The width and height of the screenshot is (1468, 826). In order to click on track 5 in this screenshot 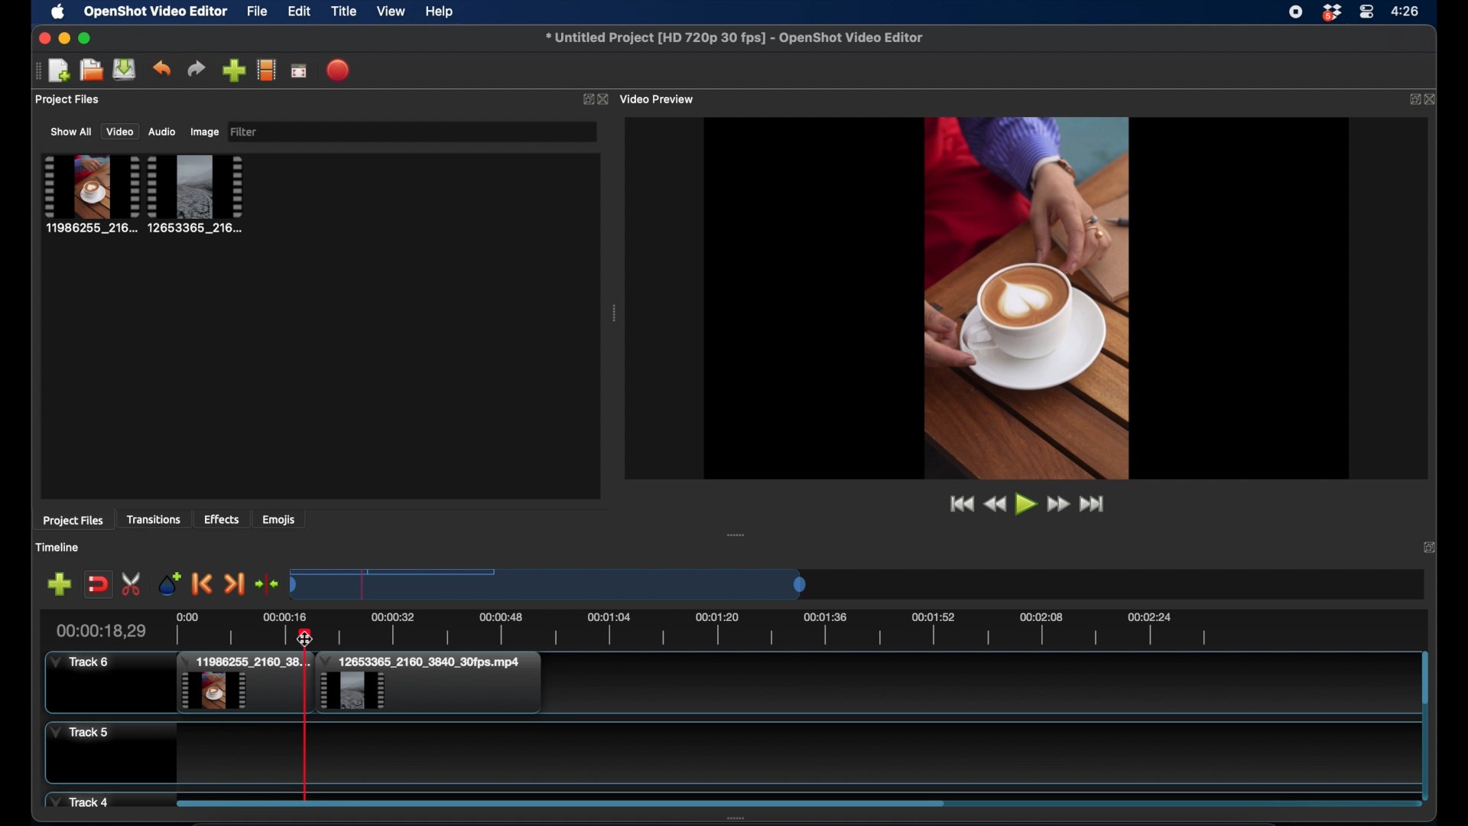, I will do `click(80, 733)`.